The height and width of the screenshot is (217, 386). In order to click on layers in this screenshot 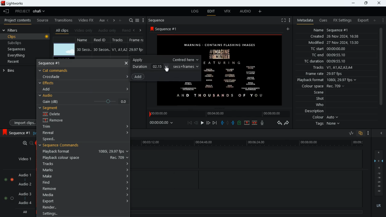, I will do `click(380, 173)`.